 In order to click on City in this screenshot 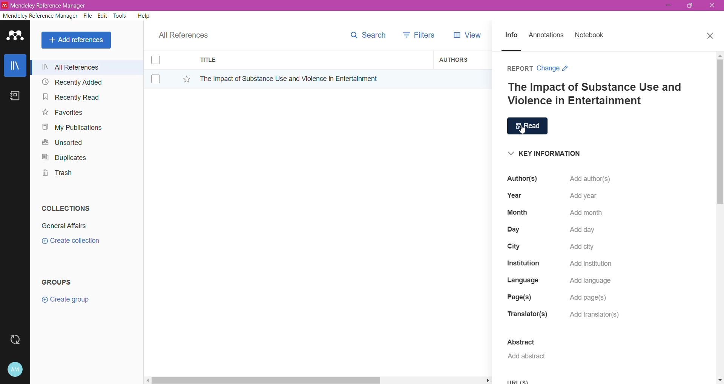, I will do `click(514, 246)`.